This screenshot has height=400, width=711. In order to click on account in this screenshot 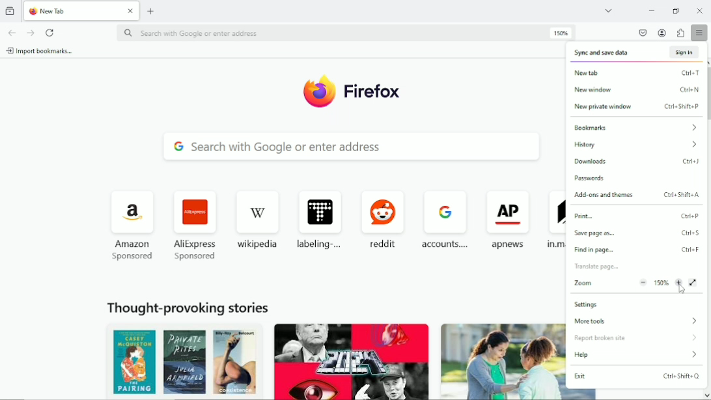, I will do `click(662, 33)`.